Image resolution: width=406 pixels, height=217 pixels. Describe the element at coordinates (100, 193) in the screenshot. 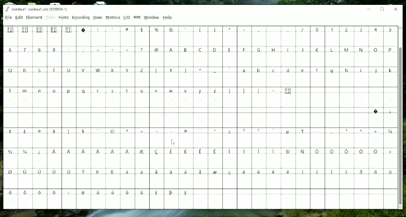

I see `Symbols` at that location.